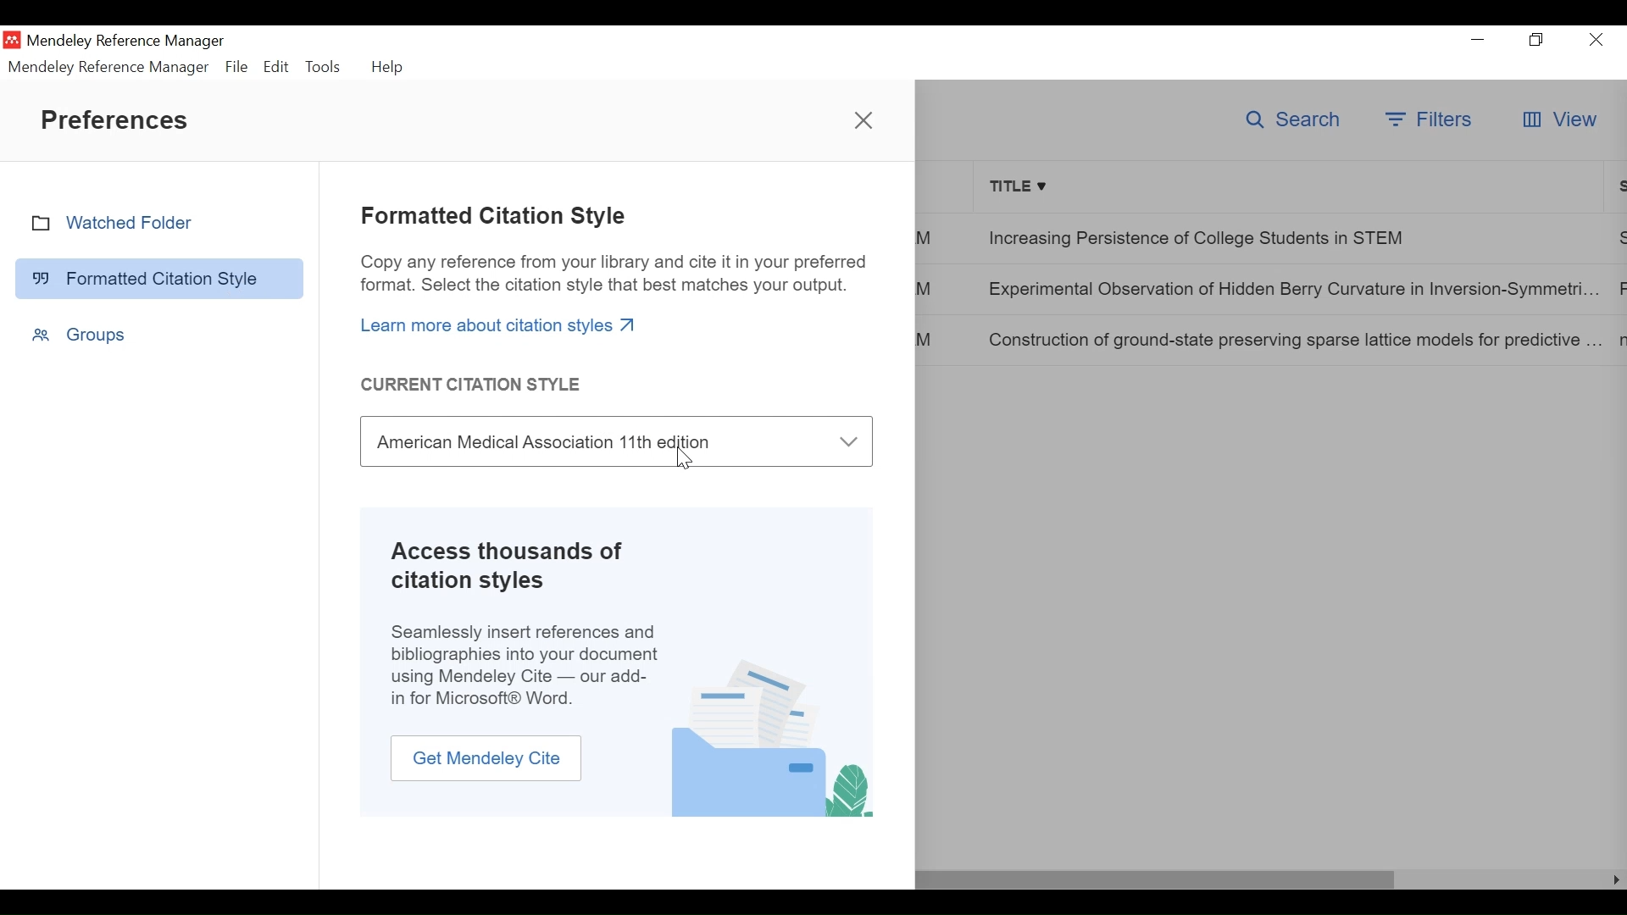  I want to click on Current Citation Style Field, so click(617, 441).